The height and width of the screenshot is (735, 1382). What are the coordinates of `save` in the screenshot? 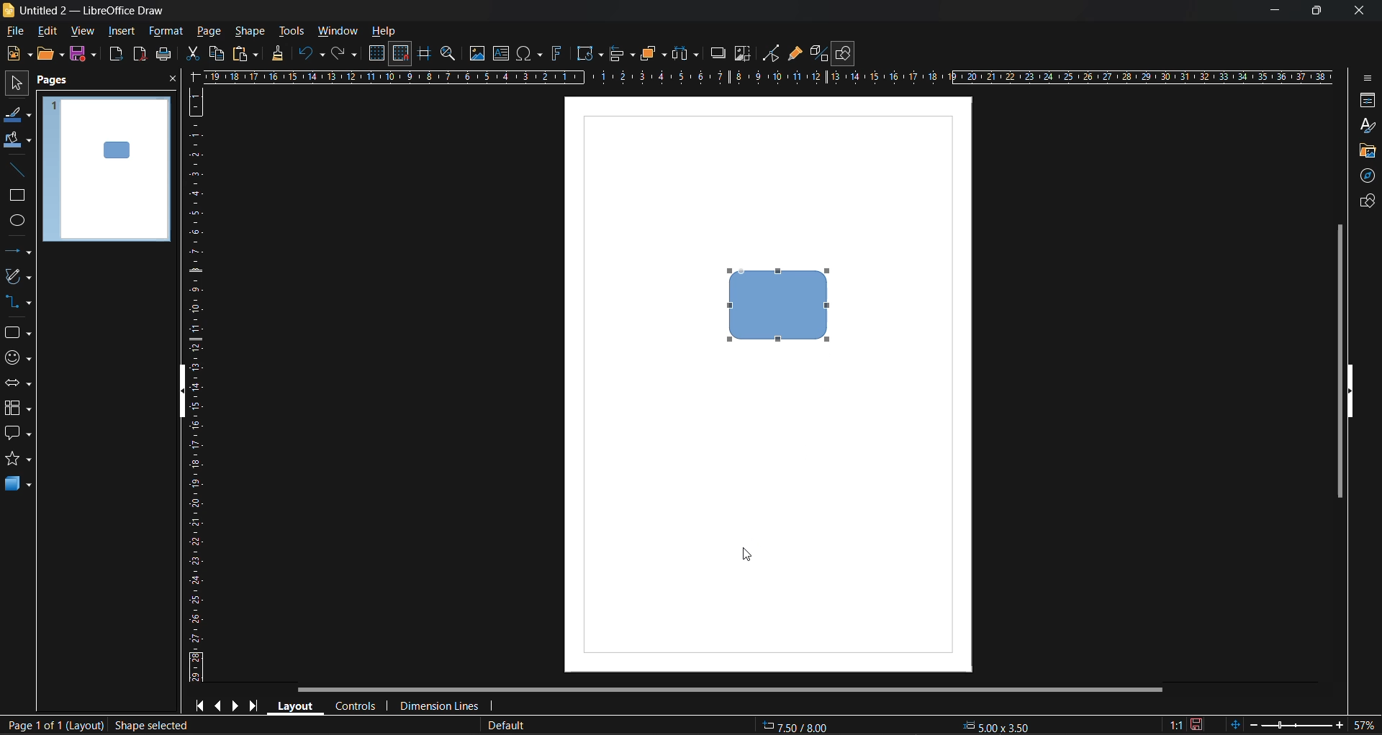 It's located at (81, 53).